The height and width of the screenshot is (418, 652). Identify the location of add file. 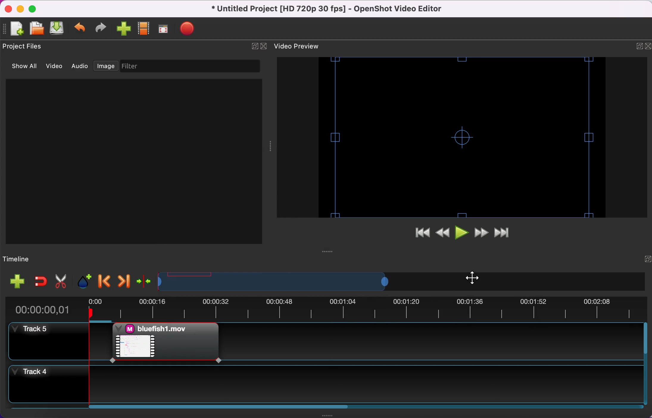
(18, 282).